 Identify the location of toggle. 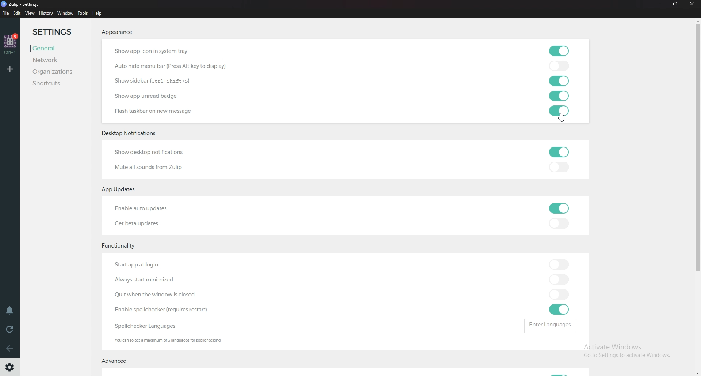
(559, 295).